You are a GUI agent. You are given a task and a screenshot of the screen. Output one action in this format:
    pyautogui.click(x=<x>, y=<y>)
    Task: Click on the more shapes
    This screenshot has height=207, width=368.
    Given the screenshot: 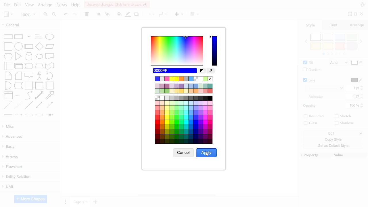 What is the action you would take?
    pyautogui.click(x=31, y=199)
    